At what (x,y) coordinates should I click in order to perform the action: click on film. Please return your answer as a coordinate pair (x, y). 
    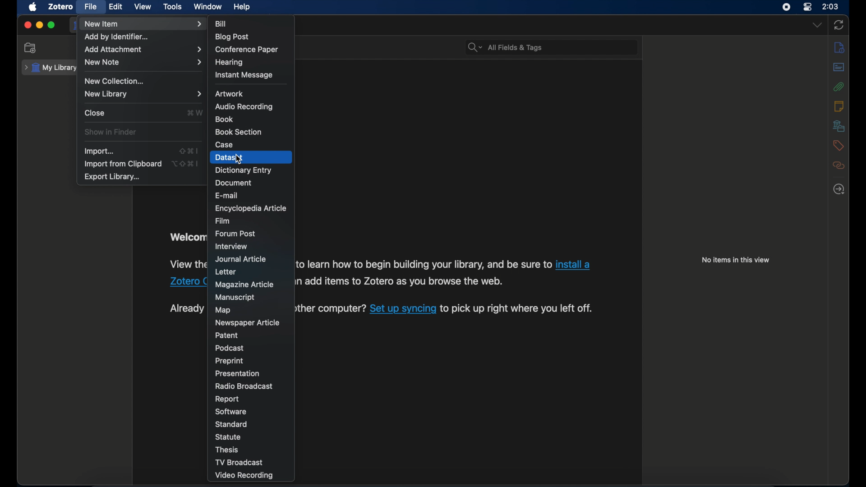
    Looking at the image, I should click on (223, 221).